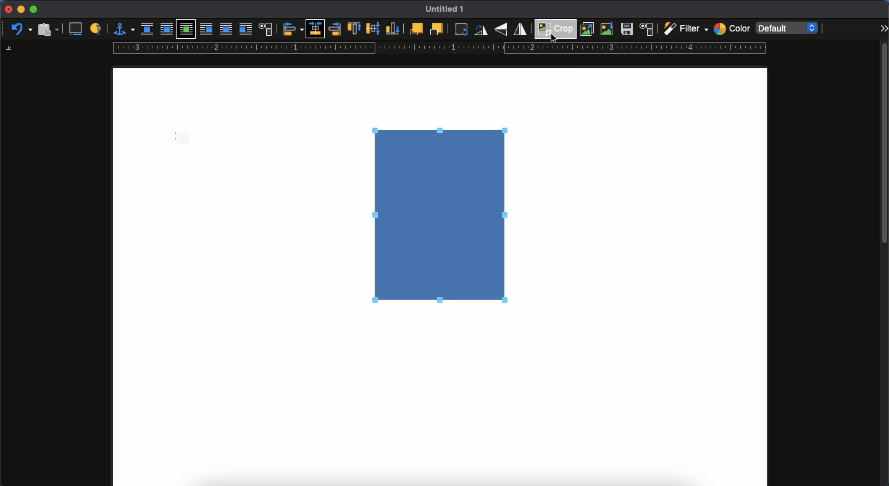 The height and width of the screenshot is (486, 889). I want to click on to back, so click(436, 28).